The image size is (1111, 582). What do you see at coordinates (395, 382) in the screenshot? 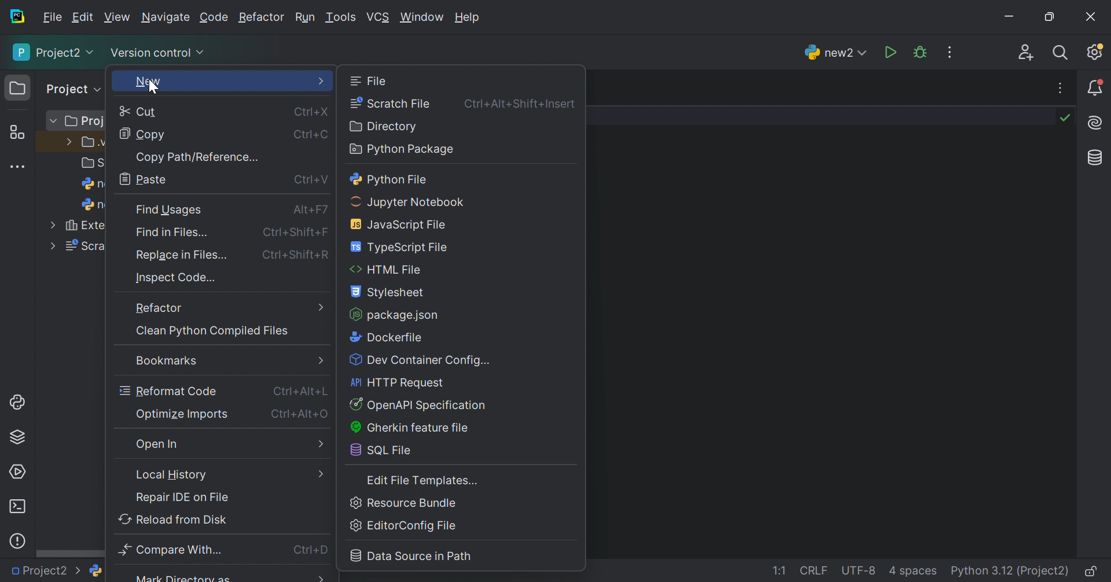
I see `HTTP Request` at bounding box center [395, 382].